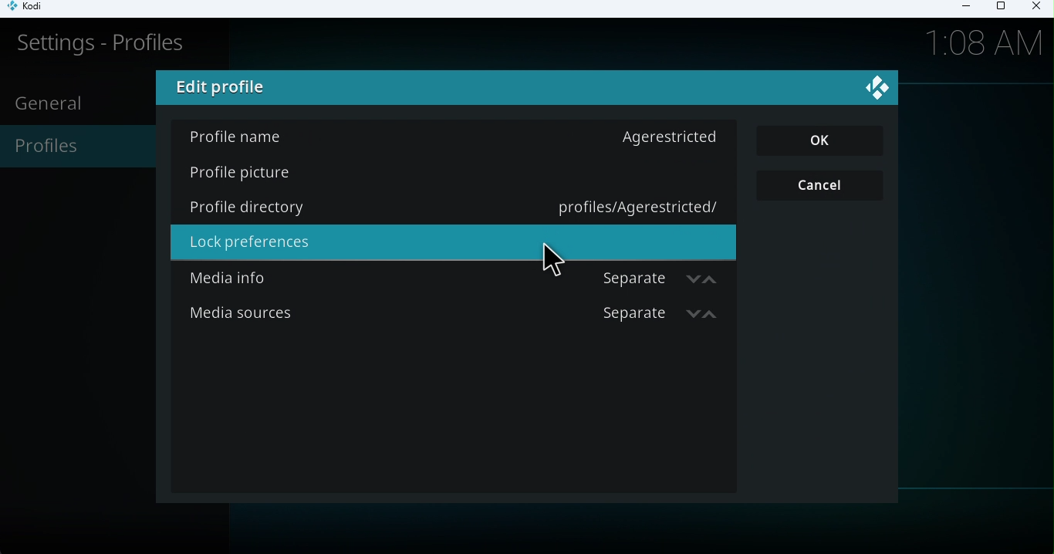  I want to click on 1.08Am, so click(985, 41).